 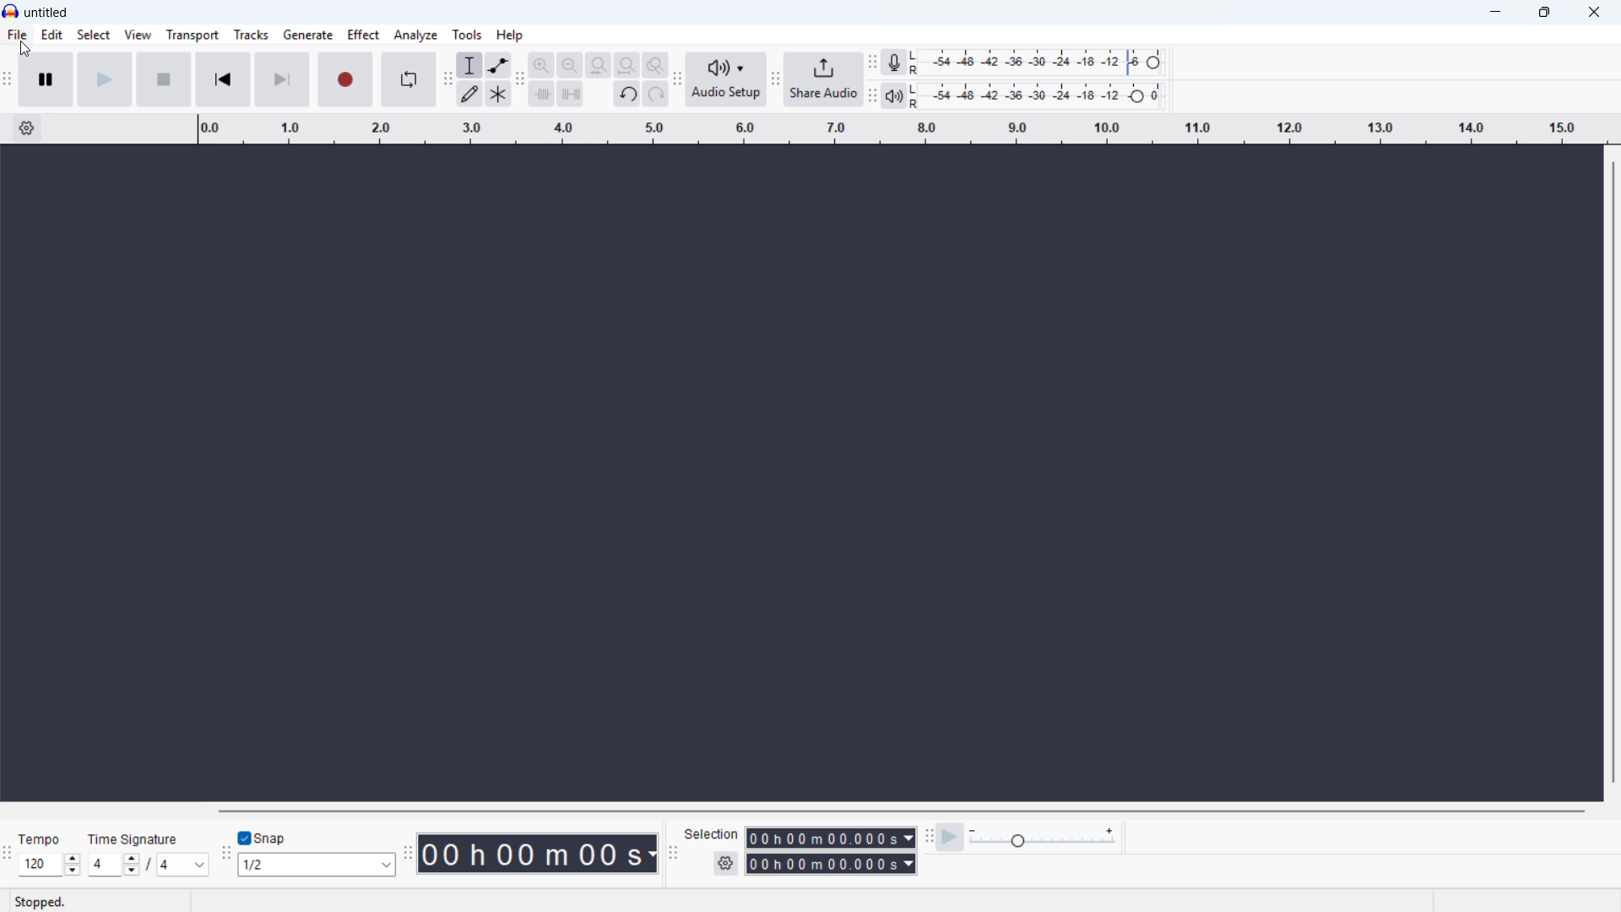 What do you see at coordinates (902, 128) in the screenshot?
I see `Timeline ` at bounding box center [902, 128].